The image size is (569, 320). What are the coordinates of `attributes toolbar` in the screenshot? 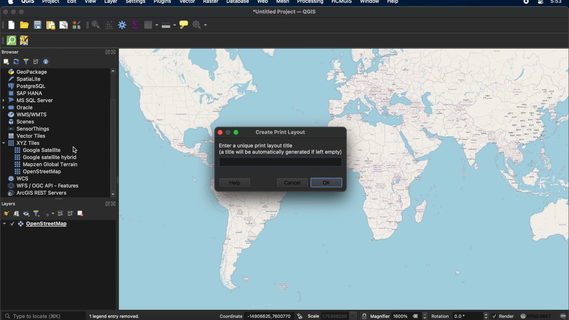 It's located at (86, 25).